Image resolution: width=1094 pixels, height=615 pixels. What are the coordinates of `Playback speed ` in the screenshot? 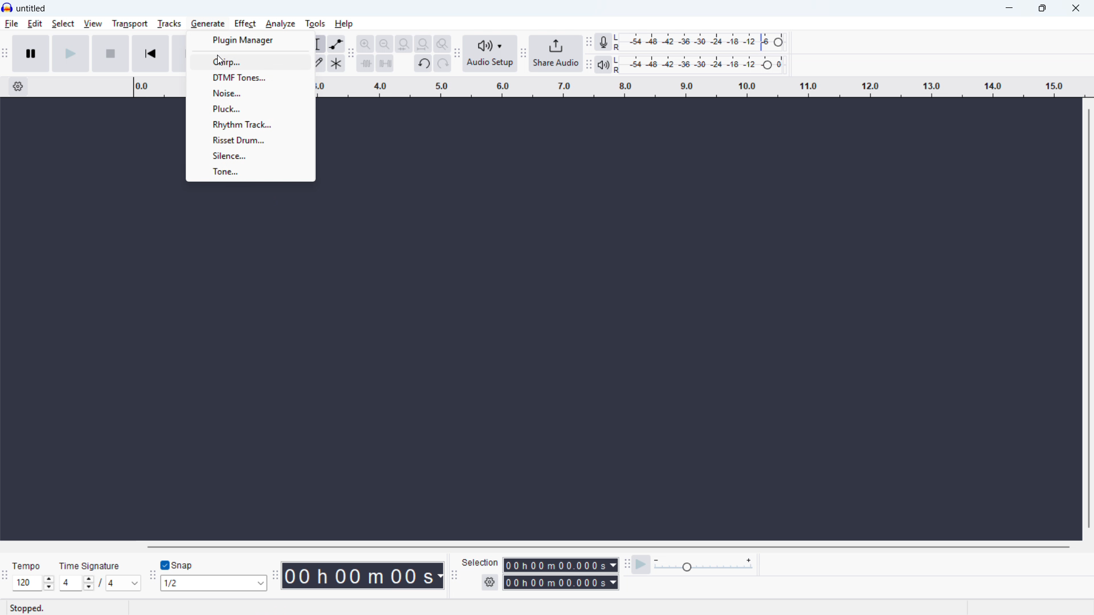 It's located at (704, 565).